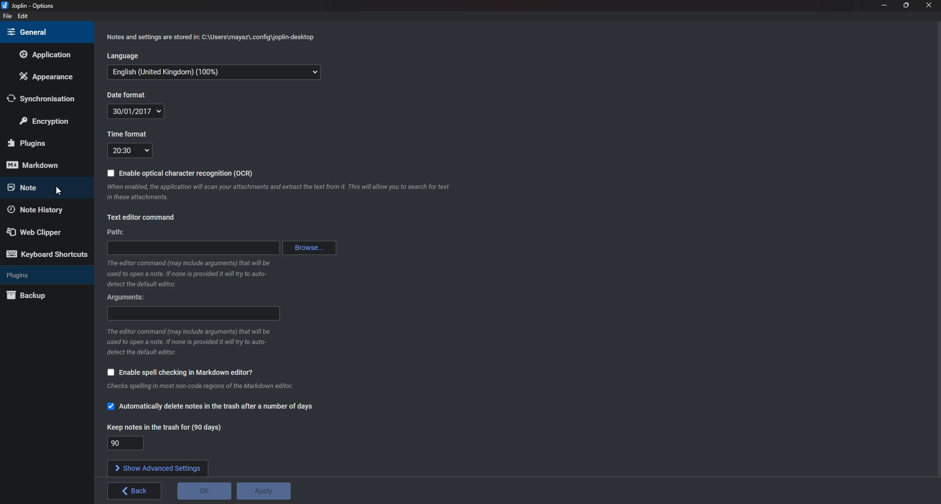  What do you see at coordinates (188, 274) in the screenshot?
I see `Info` at bounding box center [188, 274].